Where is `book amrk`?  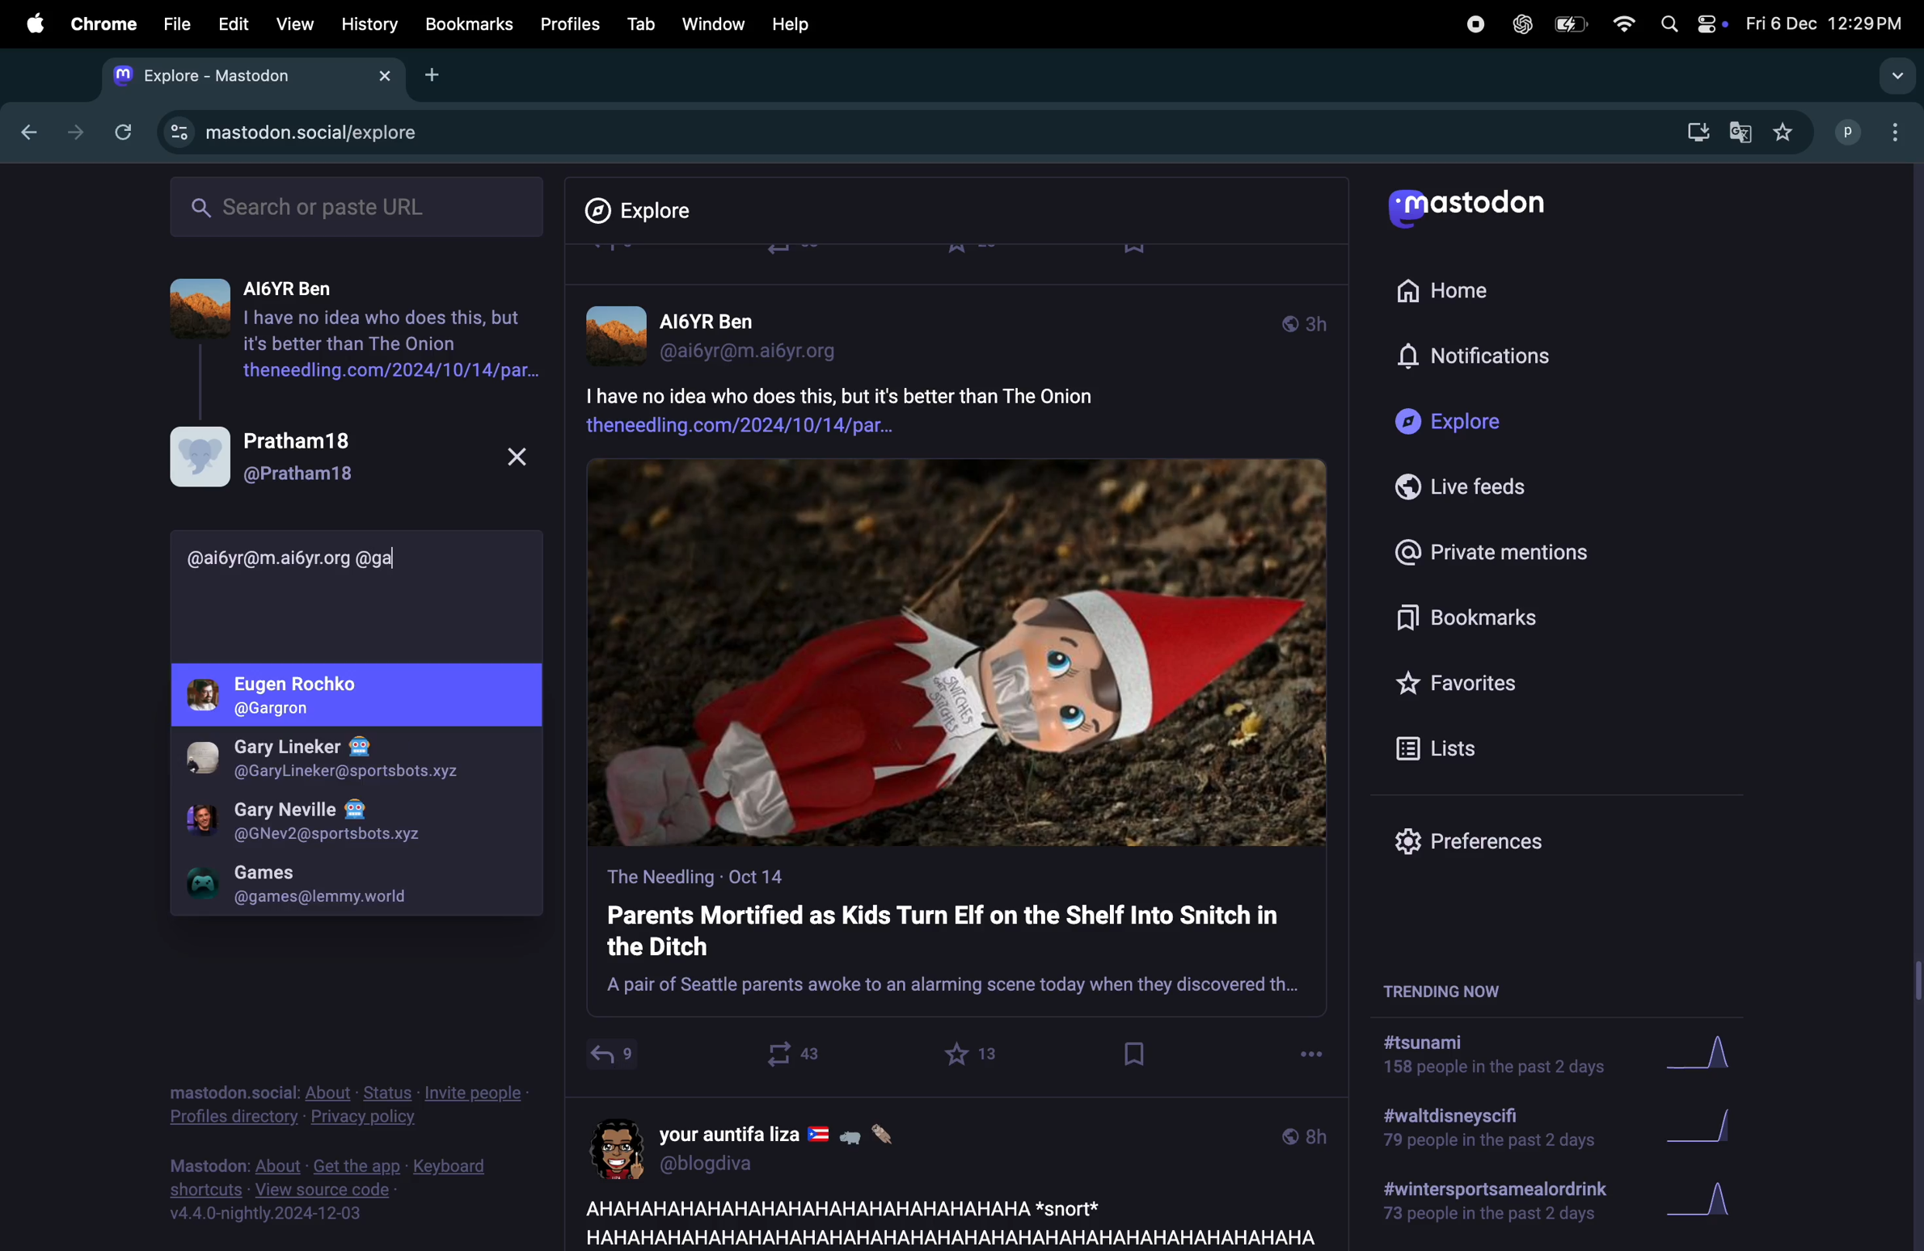 book amrk is located at coordinates (1137, 1054).